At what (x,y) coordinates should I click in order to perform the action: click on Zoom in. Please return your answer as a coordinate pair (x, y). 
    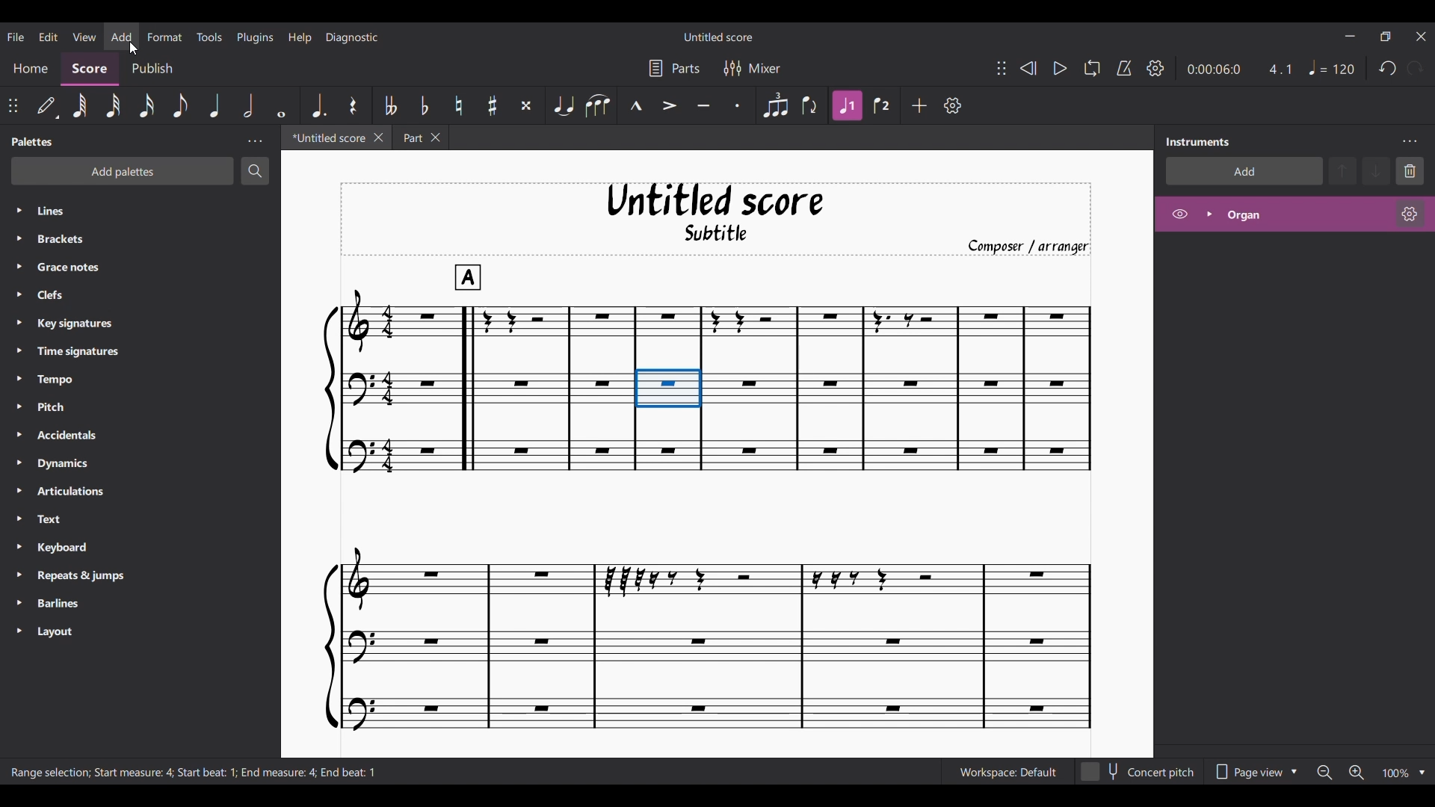
    Looking at the image, I should click on (1357, 773).